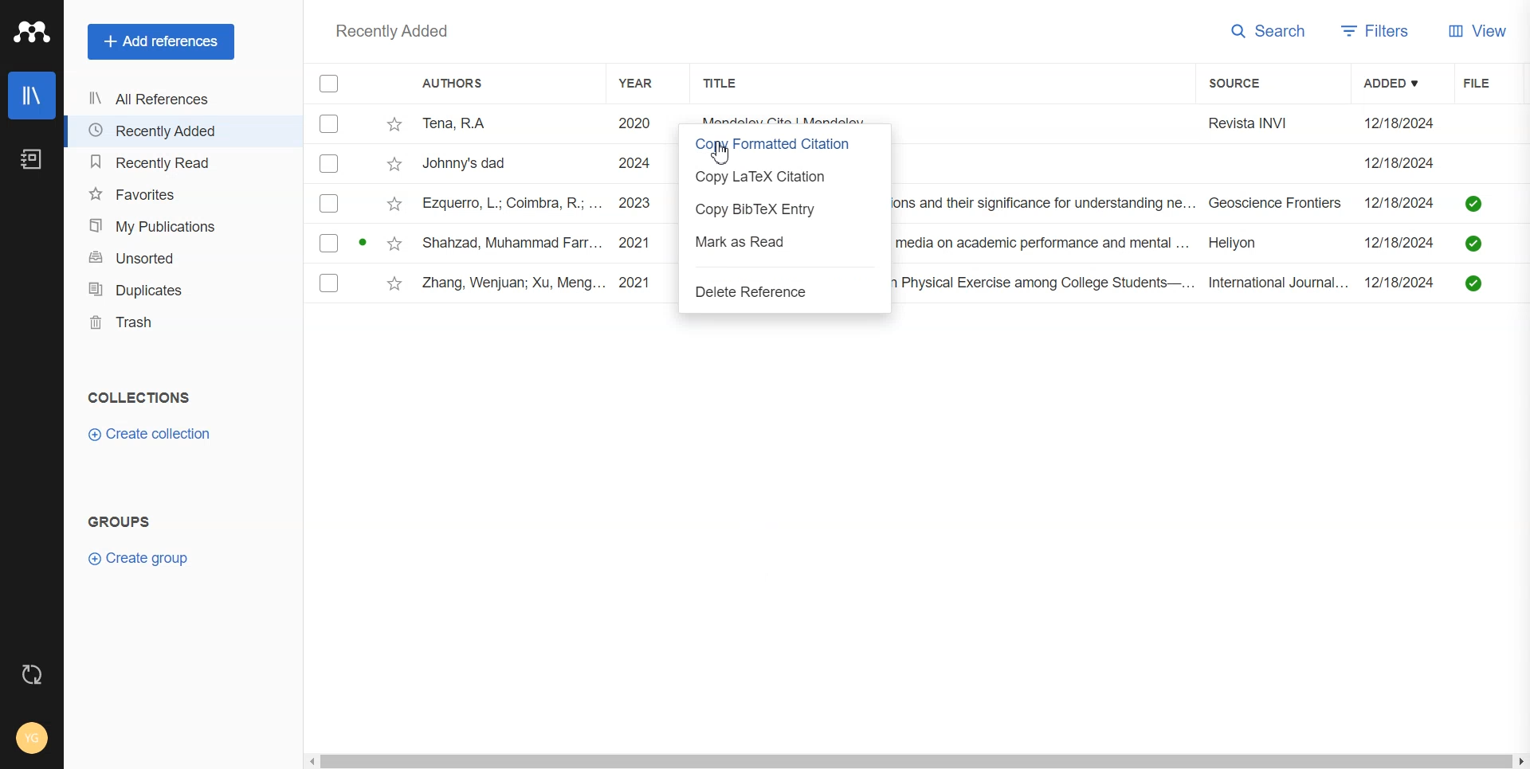  What do you see at coordinates (1379, 33) in the screenshot?
I see `Filters` at bounding box center [1379, 33].